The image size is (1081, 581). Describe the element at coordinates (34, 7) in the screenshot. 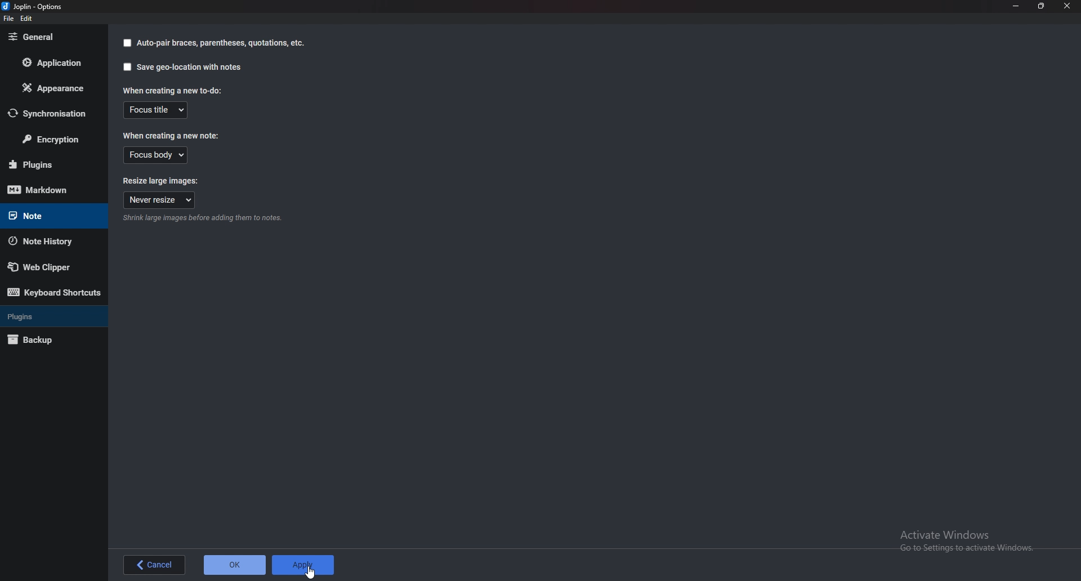

I see `joplin` at that location.